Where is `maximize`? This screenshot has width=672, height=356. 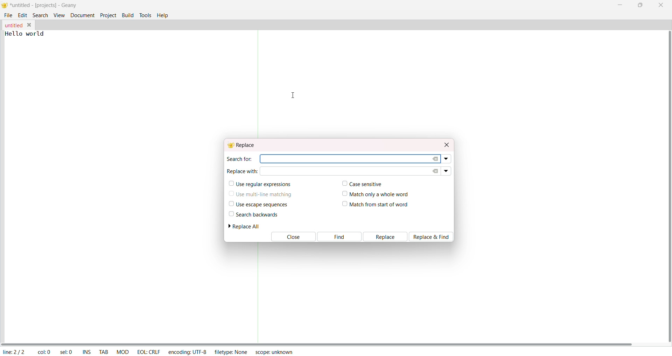 maximize is located at coordinates (639, 5).